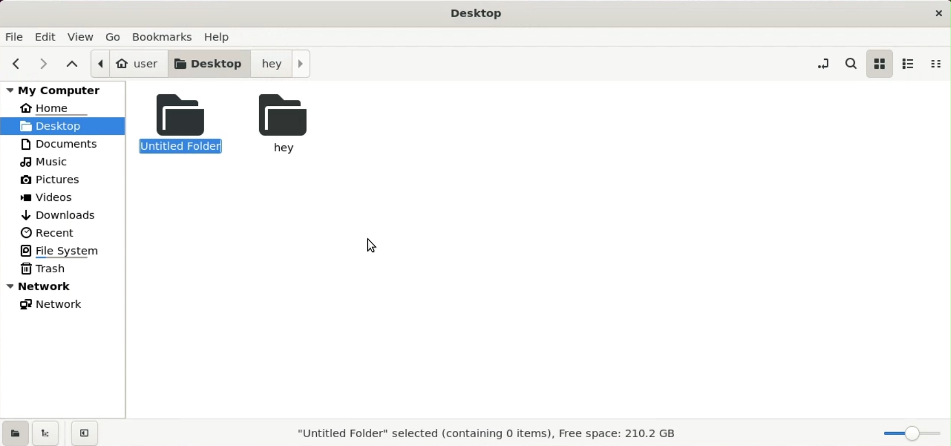 The height and width of the screenshot is (446, 951). I want to click on file system, so click(62, 250).